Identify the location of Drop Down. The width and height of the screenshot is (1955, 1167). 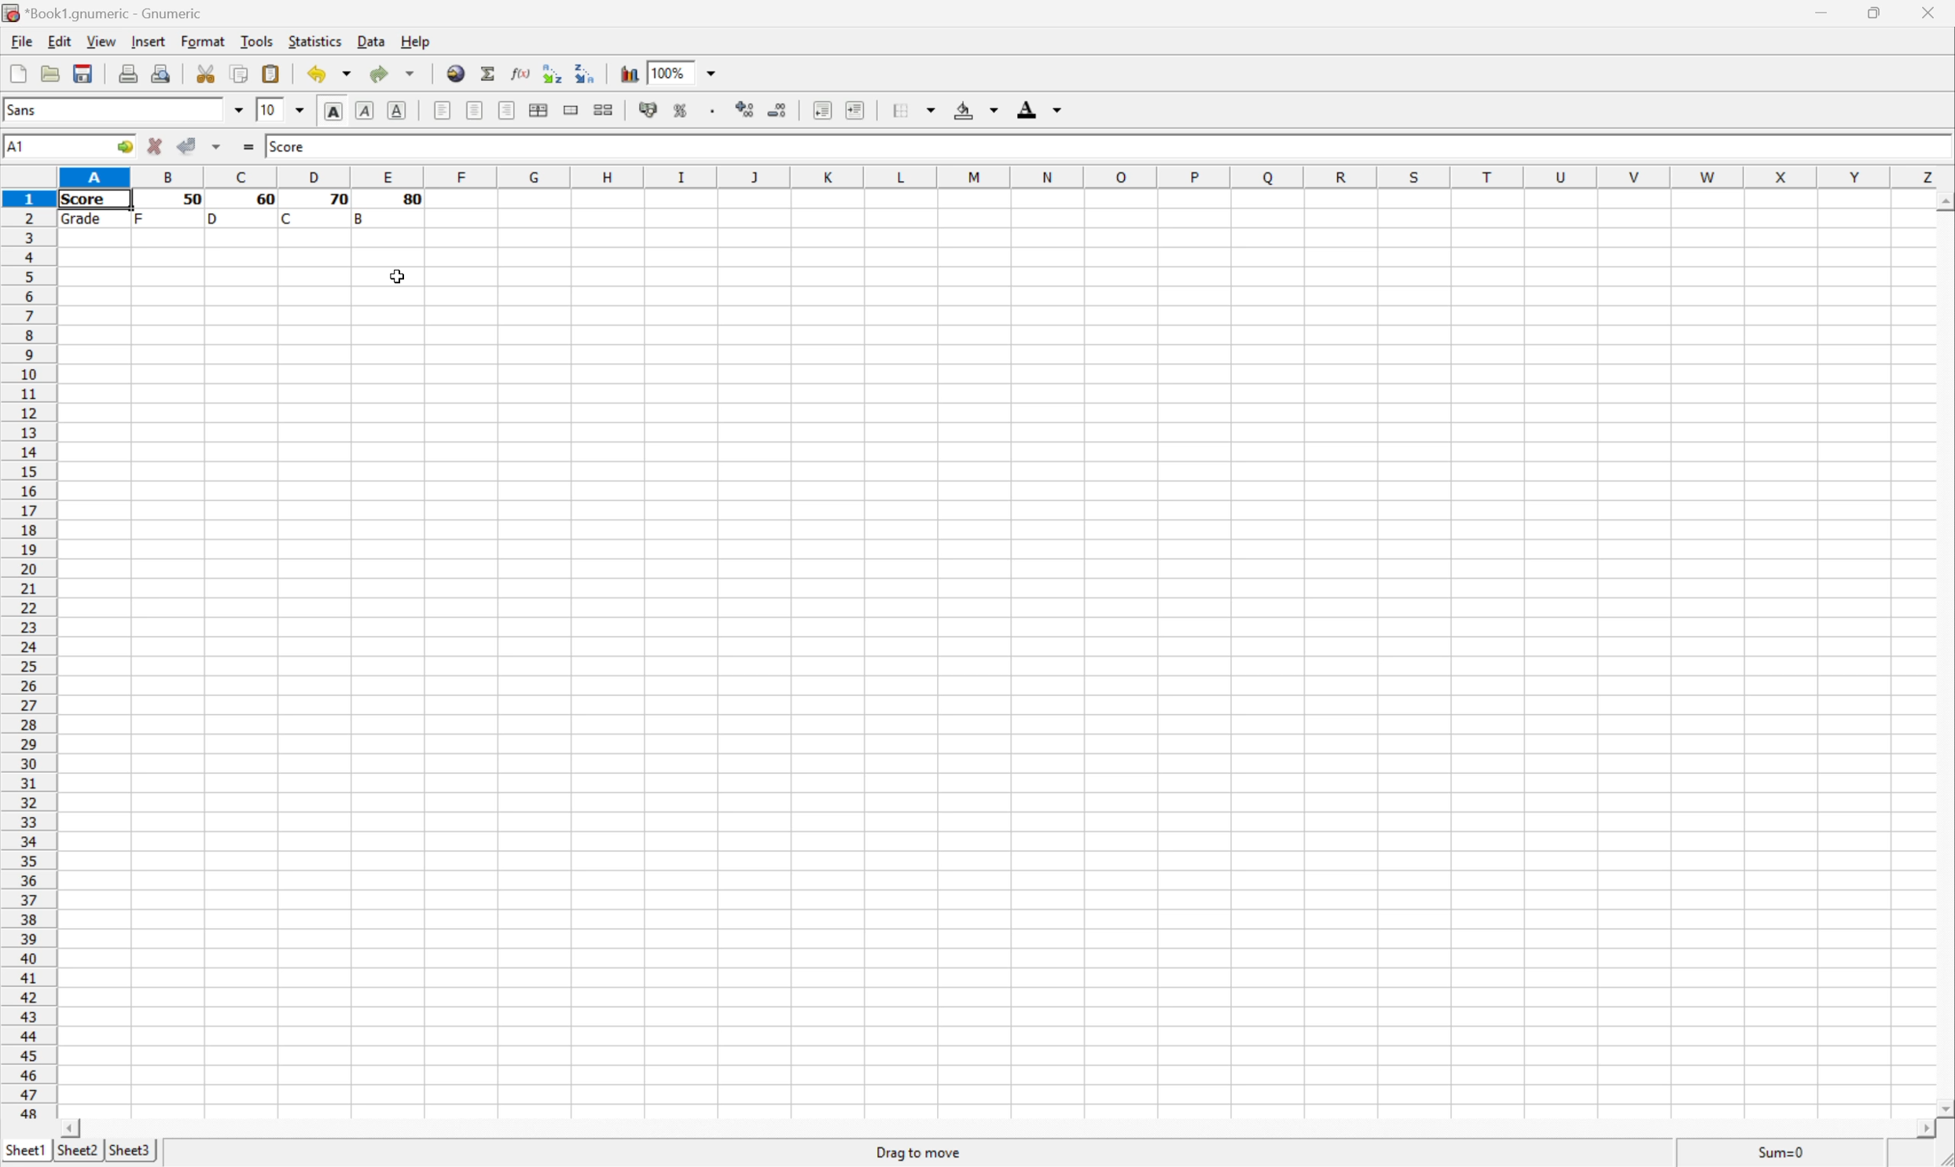
(293, 109).